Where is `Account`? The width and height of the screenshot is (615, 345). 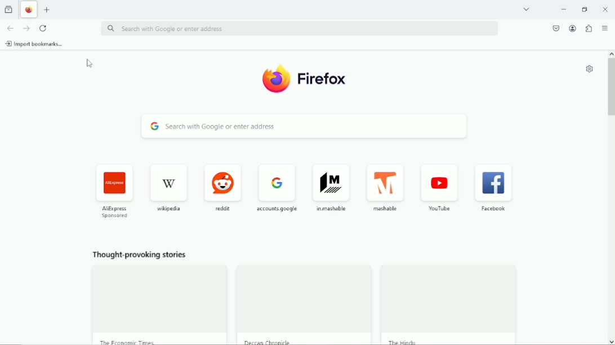 Account is located at coordinates (572, 29).